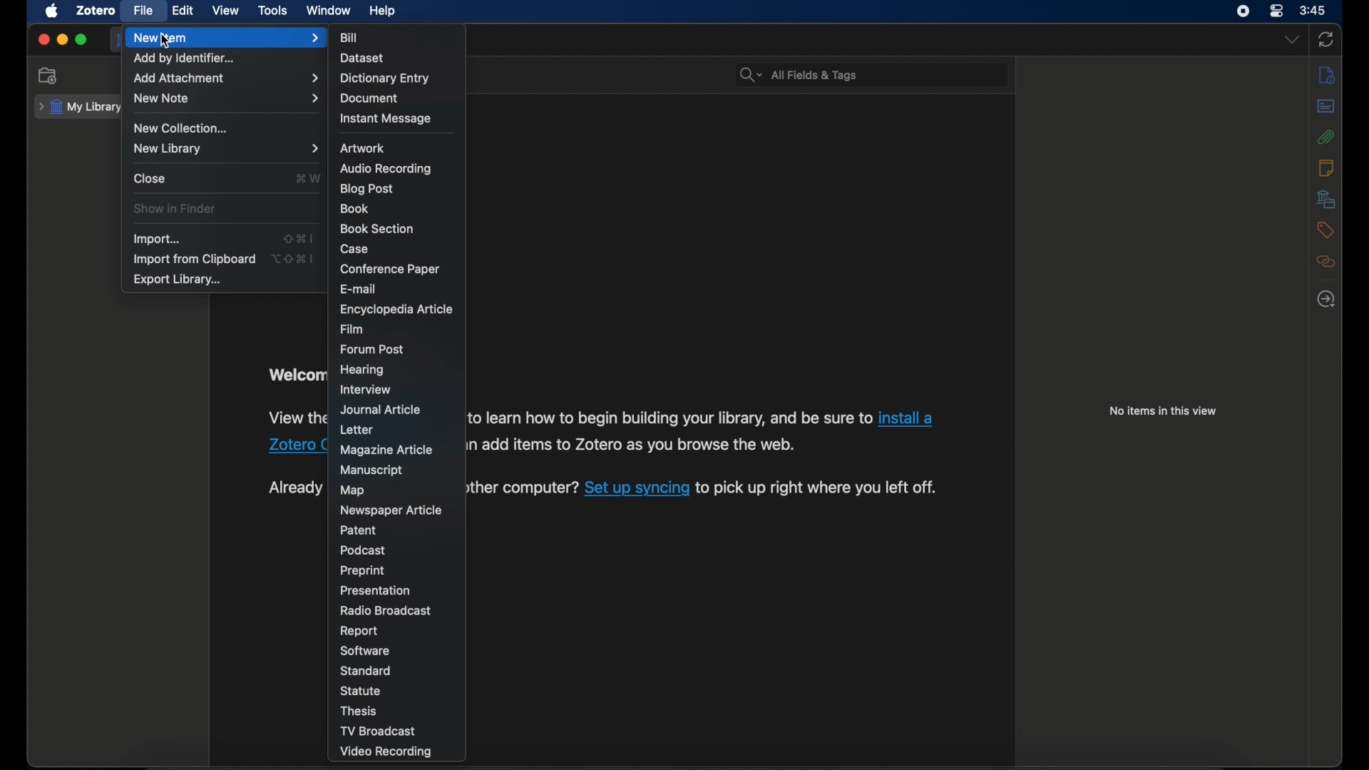  I want to click on close, so click(151, 178).